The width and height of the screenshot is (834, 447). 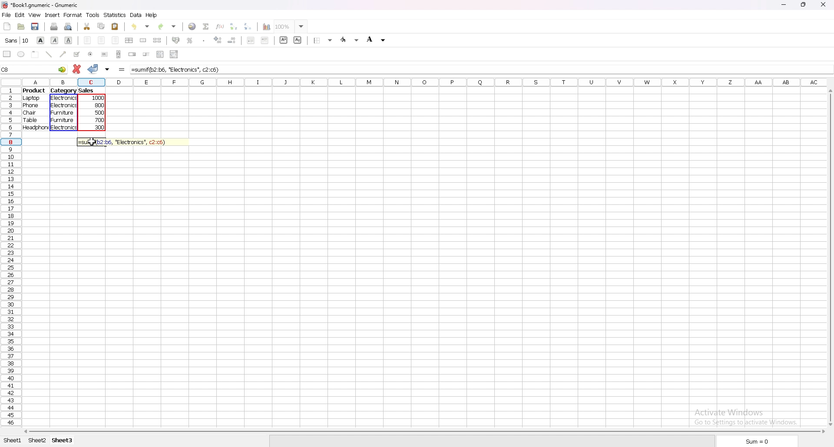 What do you see at coordinates (21, 54) in the screenshot?
I see `ellipse` at bounding box center [21, 54].